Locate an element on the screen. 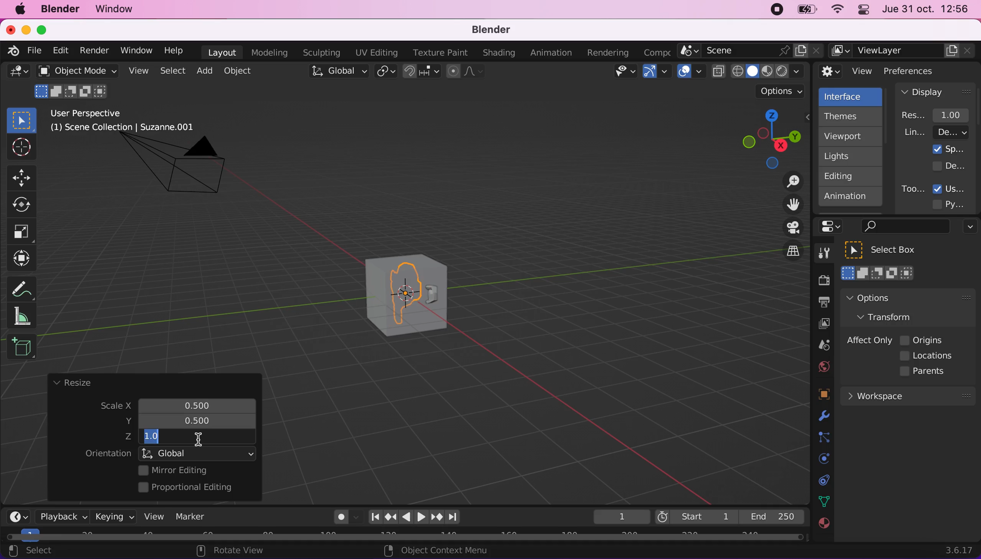 This screenshot has height=559, width=981. window is located at coordinates (136, 50).